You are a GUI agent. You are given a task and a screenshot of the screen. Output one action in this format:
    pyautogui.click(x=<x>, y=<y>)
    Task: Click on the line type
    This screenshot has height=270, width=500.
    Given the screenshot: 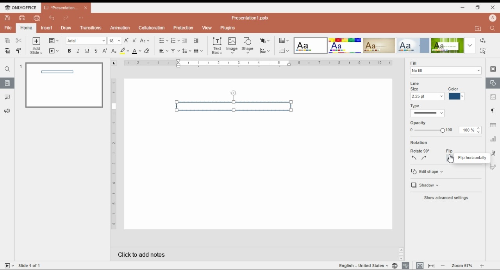 What is the action you would take?
    pyautogui.click(x=428, y=113)
    